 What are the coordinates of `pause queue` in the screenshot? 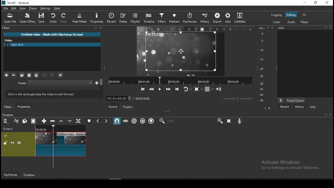 It's located at (296, 100).